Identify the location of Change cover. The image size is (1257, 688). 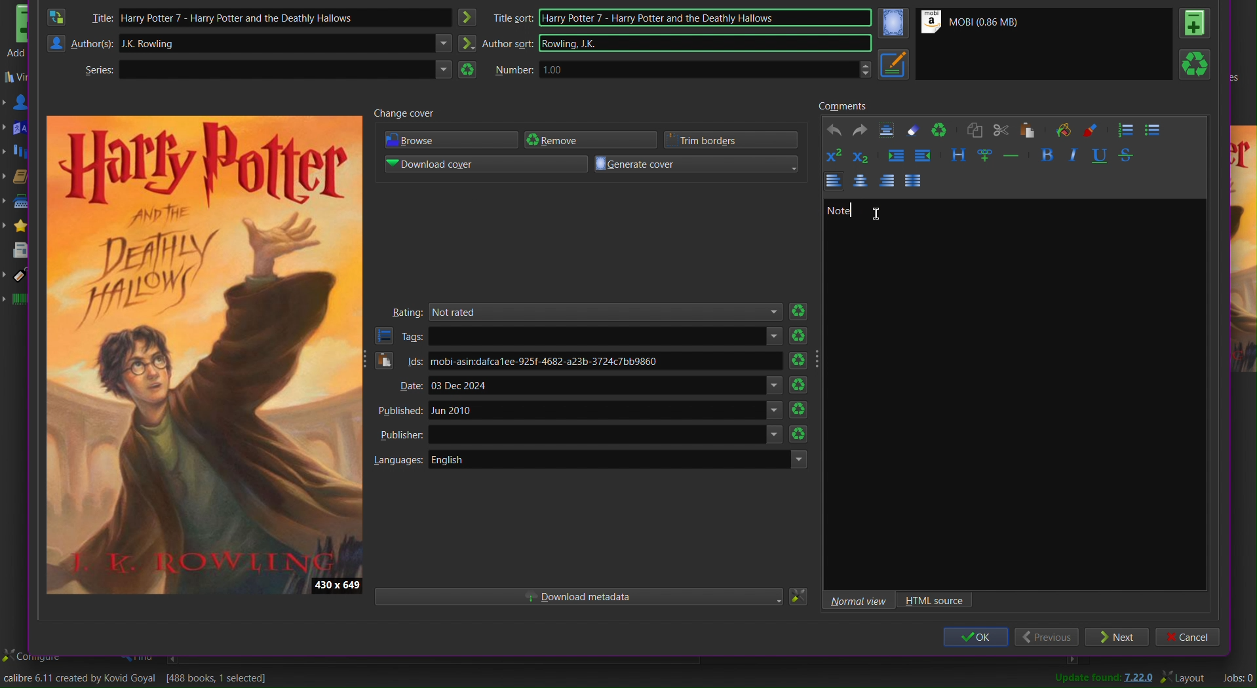
(402, 116).